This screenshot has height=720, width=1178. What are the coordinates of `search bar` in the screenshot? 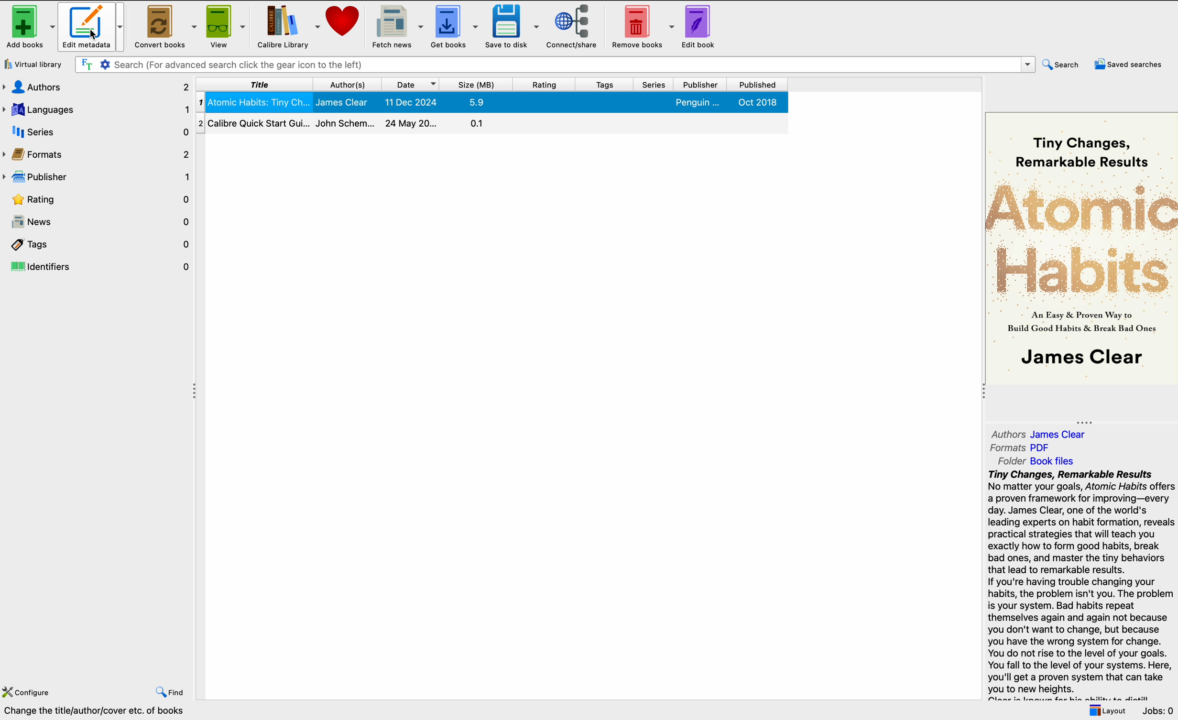 It's located at (556, 65).